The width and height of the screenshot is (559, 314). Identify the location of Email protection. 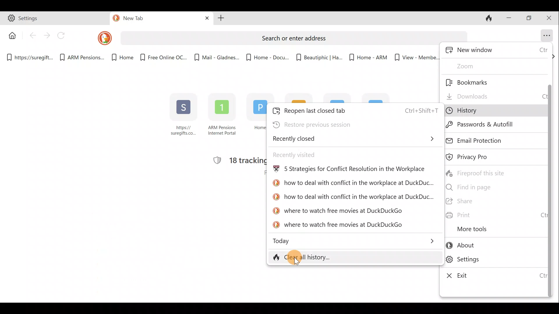
(491, 140).